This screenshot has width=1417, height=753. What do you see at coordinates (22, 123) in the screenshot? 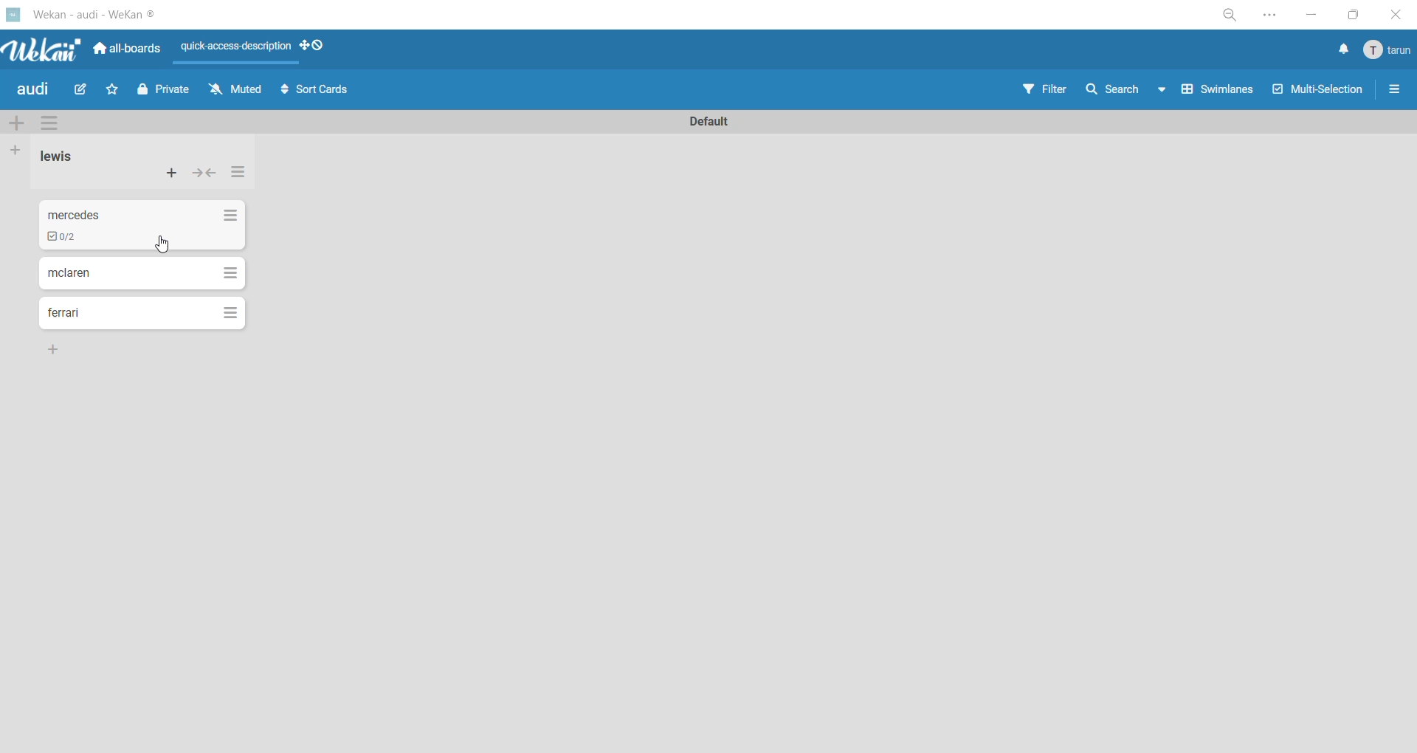
I see `add swimlane` at bounding box center [22, 123].